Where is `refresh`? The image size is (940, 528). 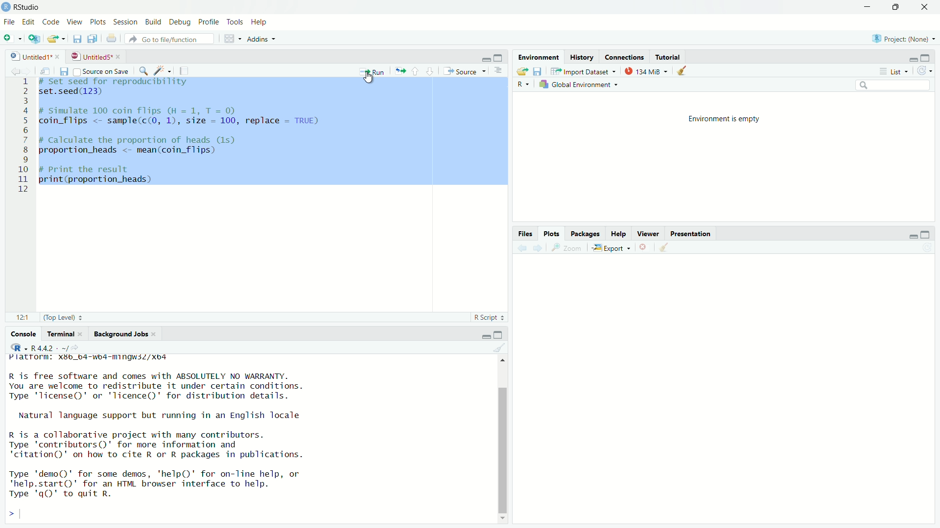 refresh is located at coordinates (929, 71).